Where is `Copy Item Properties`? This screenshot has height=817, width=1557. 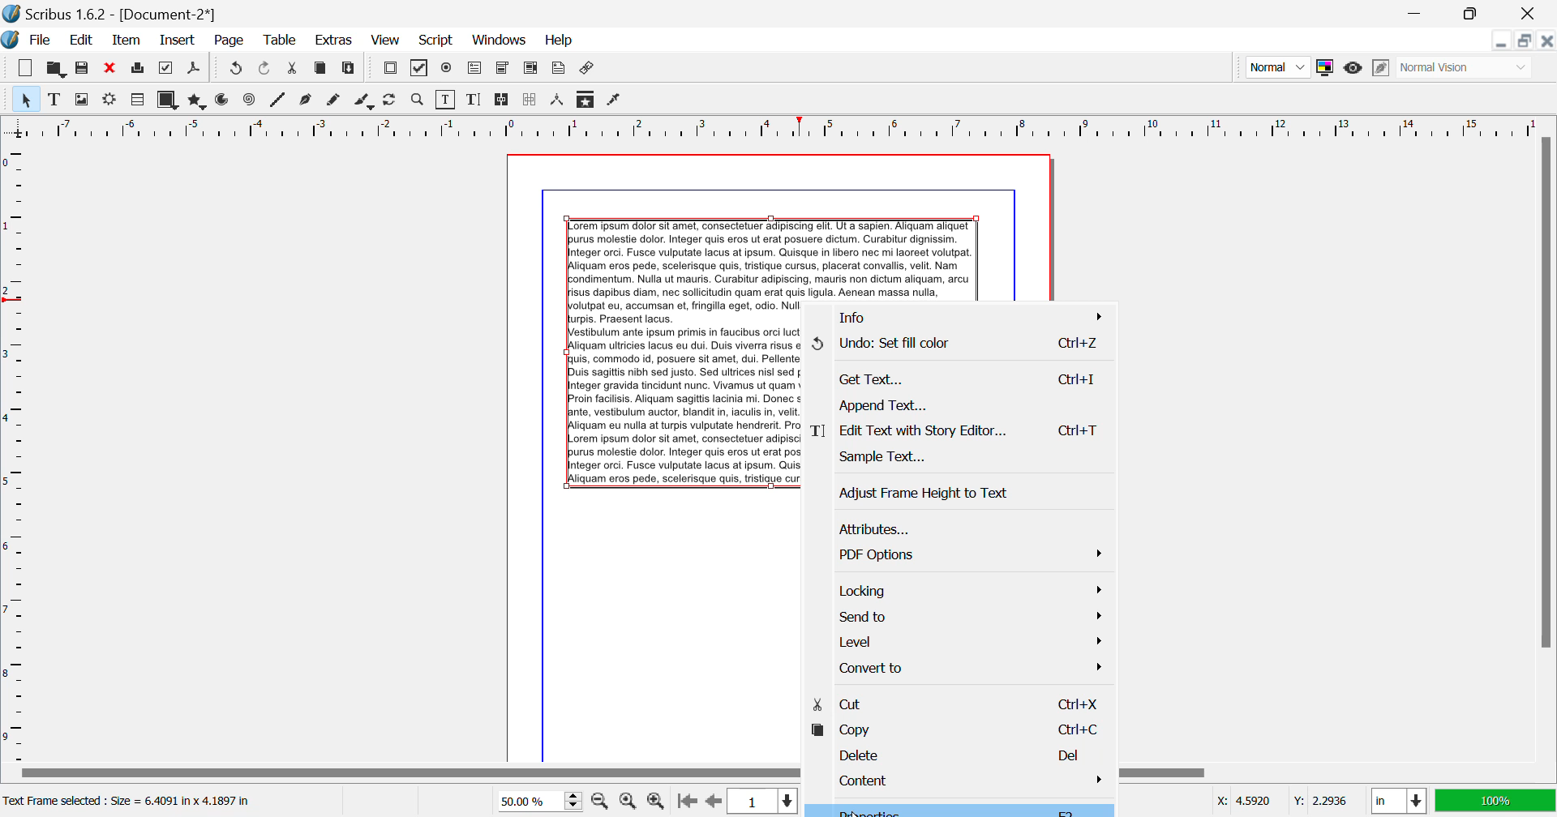
Copy Item Properties is located at coordinates (587, 99).